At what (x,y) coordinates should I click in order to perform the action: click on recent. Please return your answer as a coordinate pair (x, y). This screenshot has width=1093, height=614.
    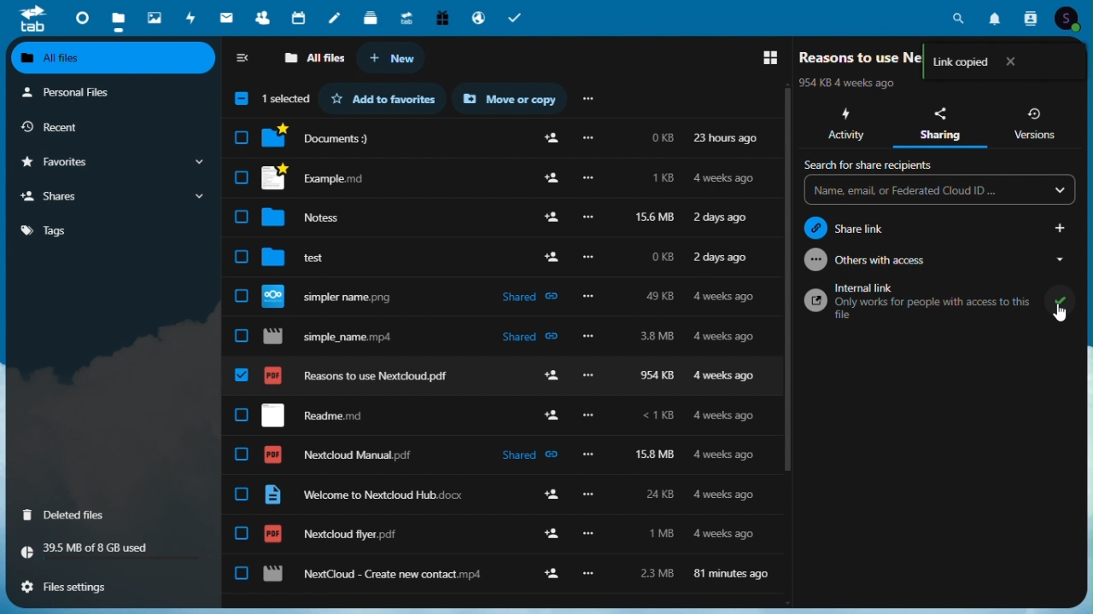
    Looking at the image, I should click on (111, 127).